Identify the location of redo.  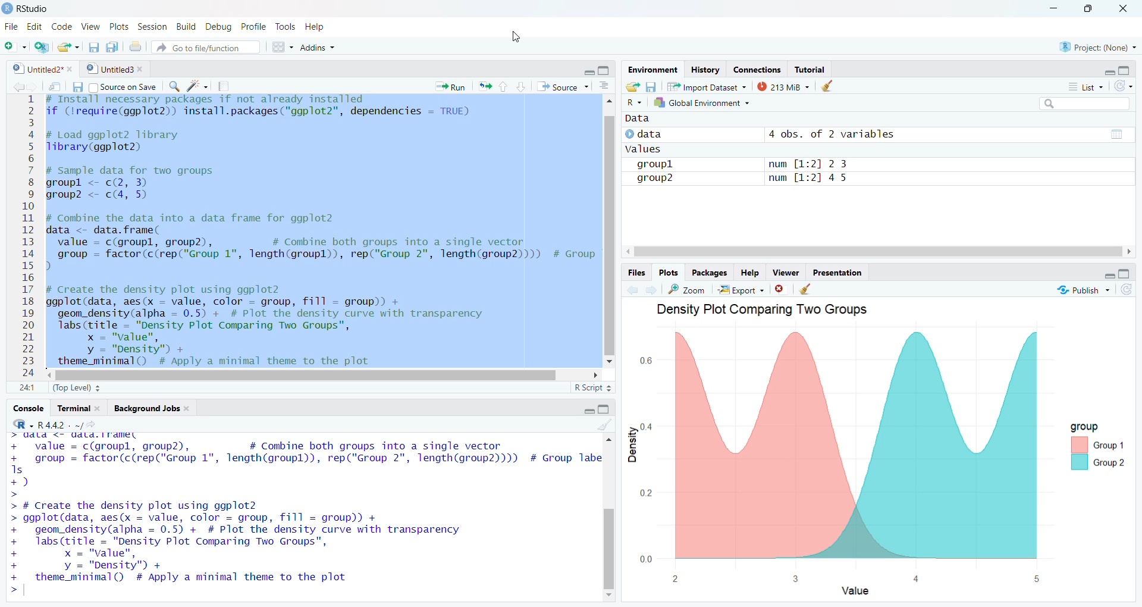
(1125, 87).